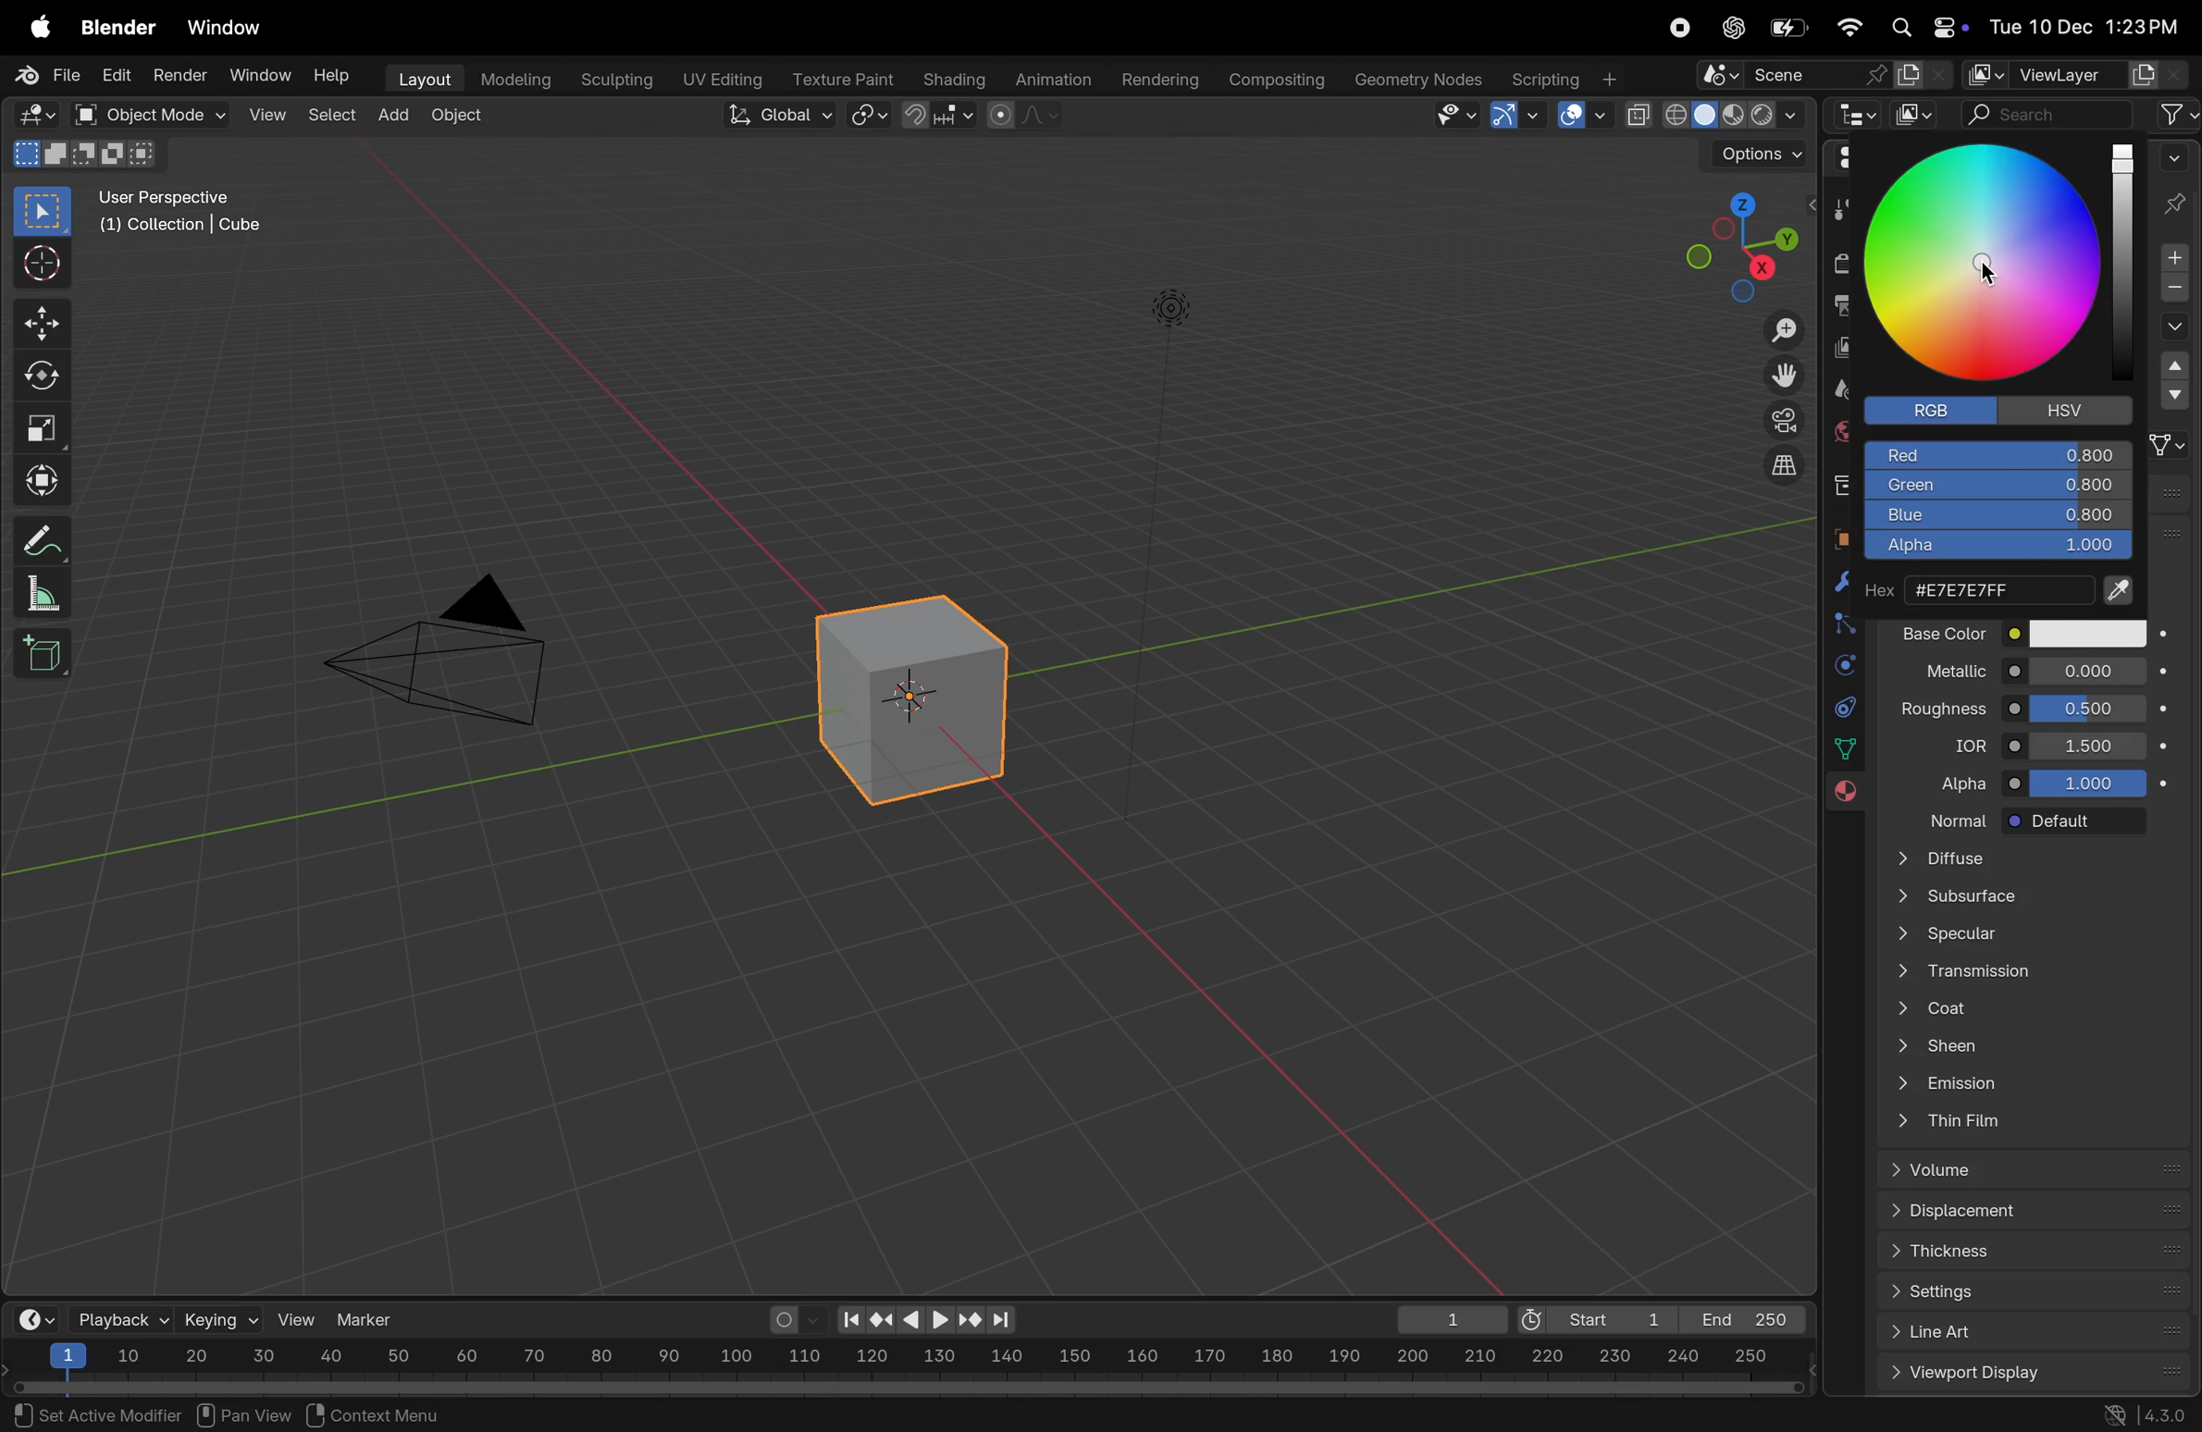  I want to click on Geometry, so click(1421, 80).